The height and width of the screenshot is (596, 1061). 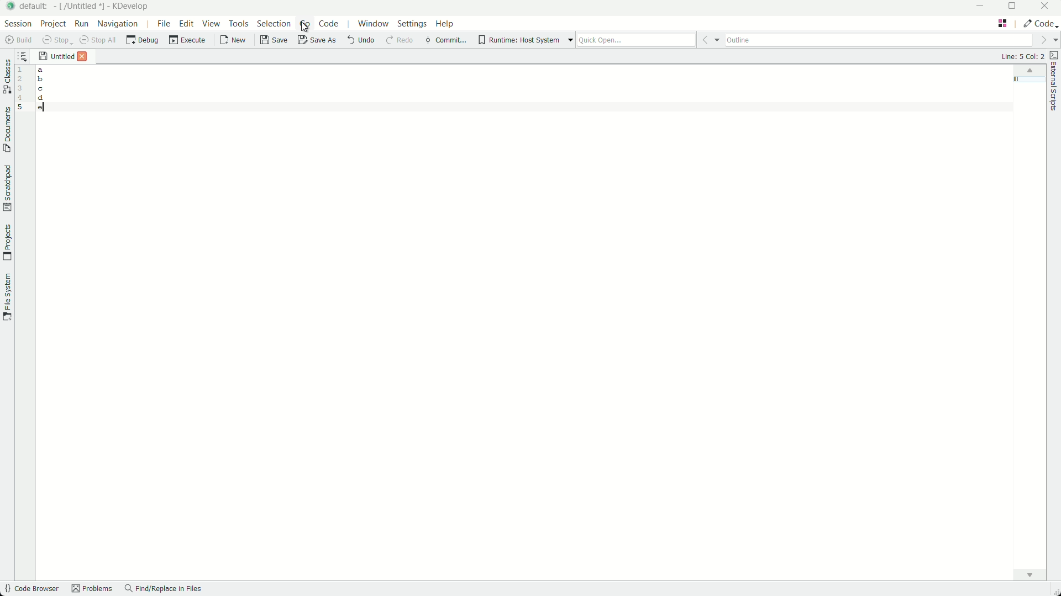 I want to click on untitled, so click(x=61, y=57).